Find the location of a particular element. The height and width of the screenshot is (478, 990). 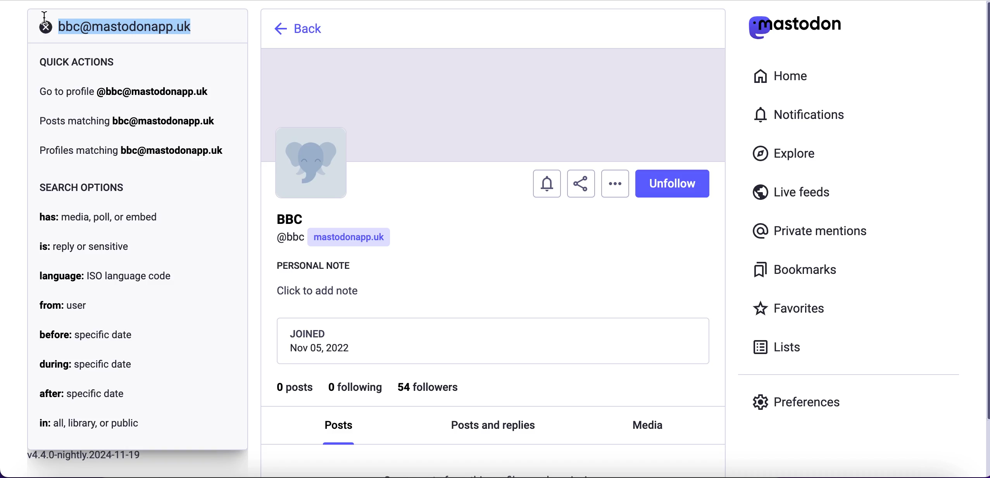

close is located at coordinates (45, 31).